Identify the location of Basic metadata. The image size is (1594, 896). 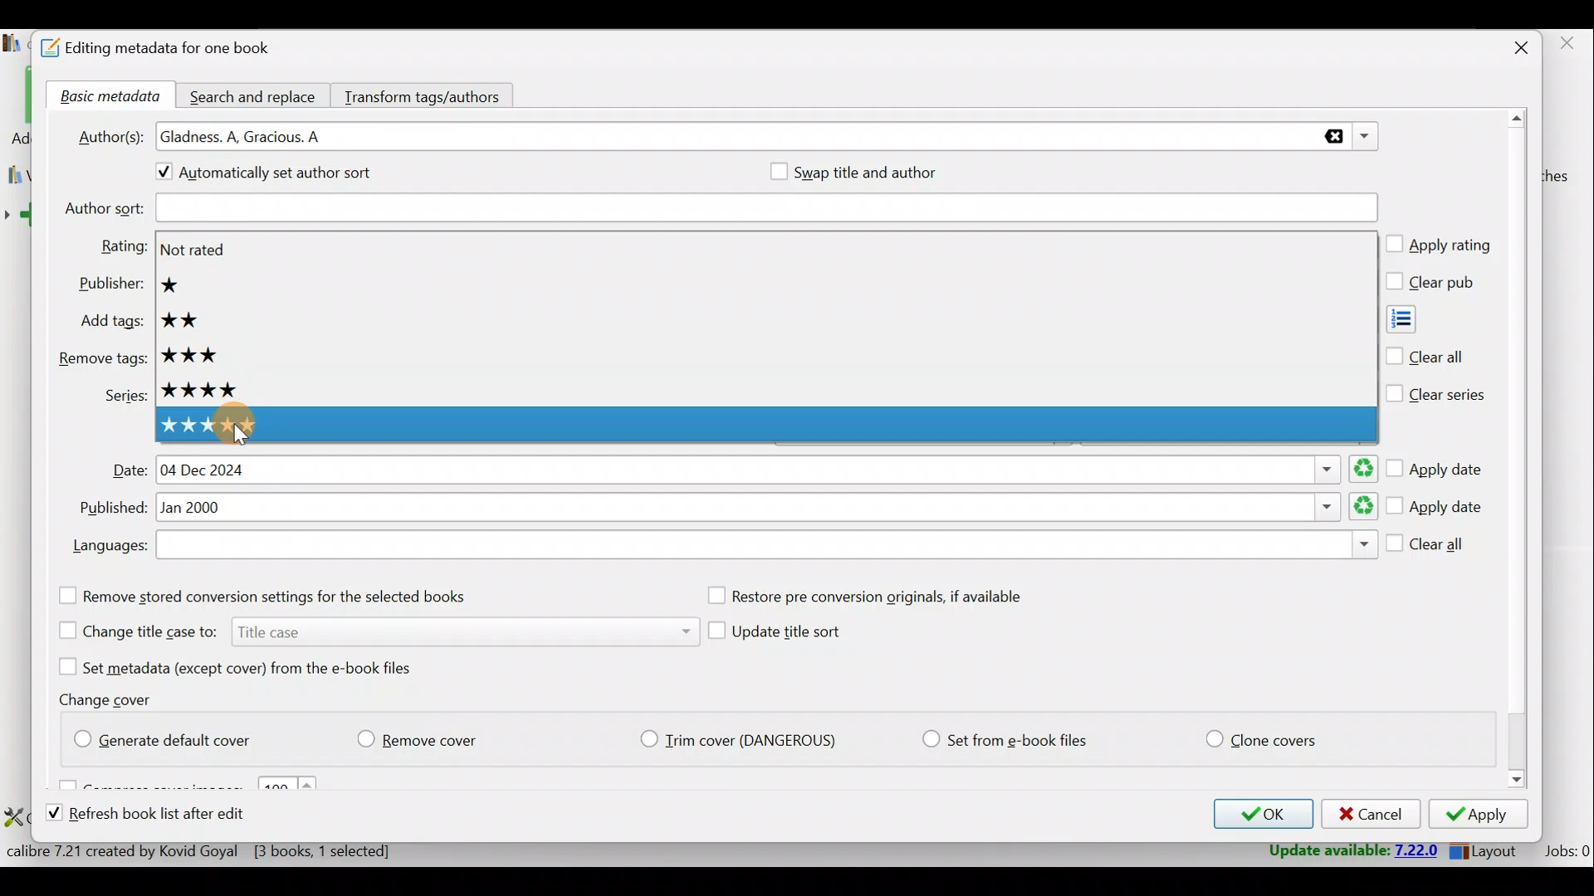
(105, 97).